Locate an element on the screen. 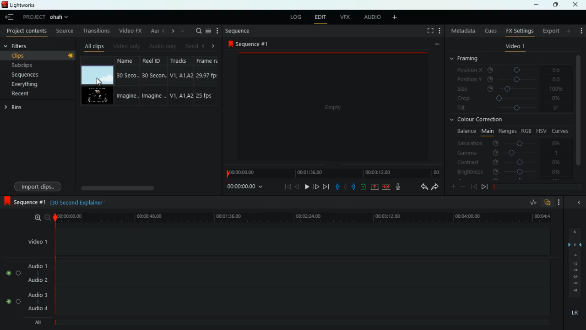 The image size is (586, 330). plus is located at coordinates (451, 186).